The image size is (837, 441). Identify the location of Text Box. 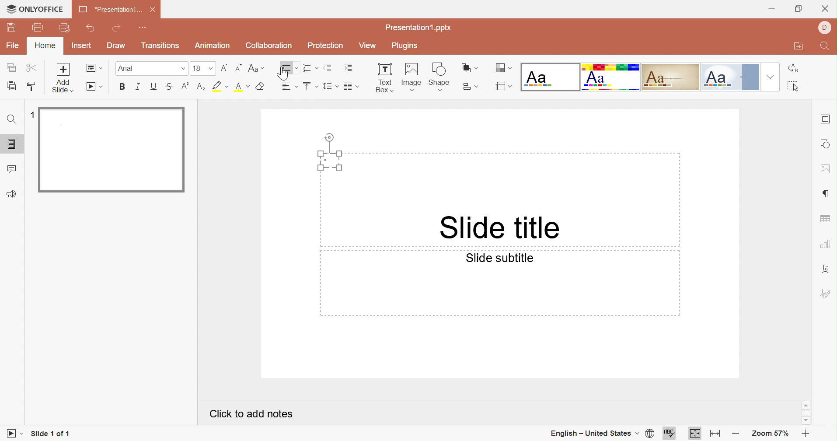
(331, 160).